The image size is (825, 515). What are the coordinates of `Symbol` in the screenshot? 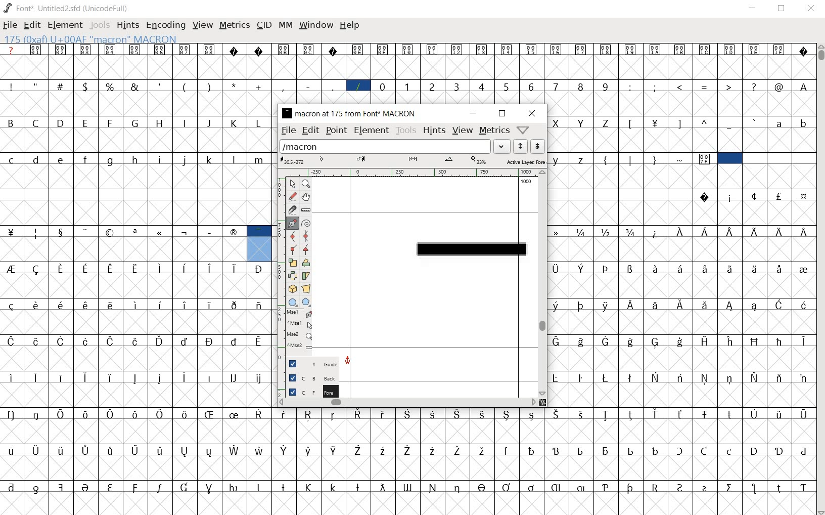 It's located at (507, 415).